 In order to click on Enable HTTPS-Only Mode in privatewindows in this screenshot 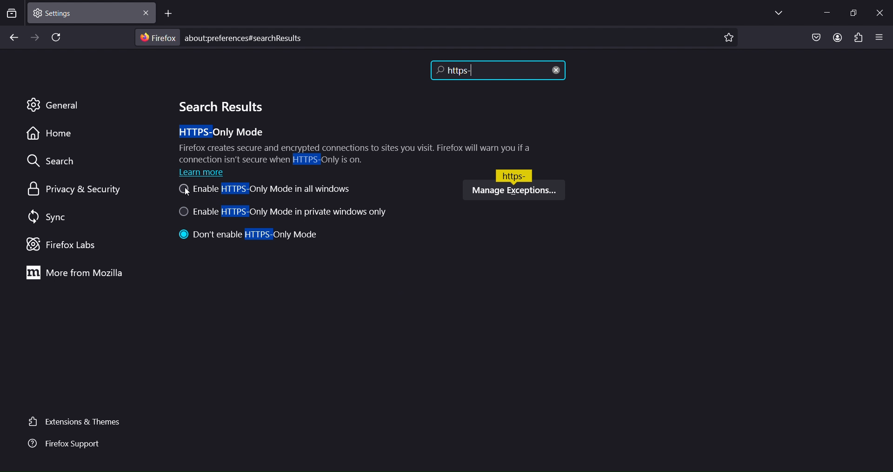, I will do `click(288, 213)`.